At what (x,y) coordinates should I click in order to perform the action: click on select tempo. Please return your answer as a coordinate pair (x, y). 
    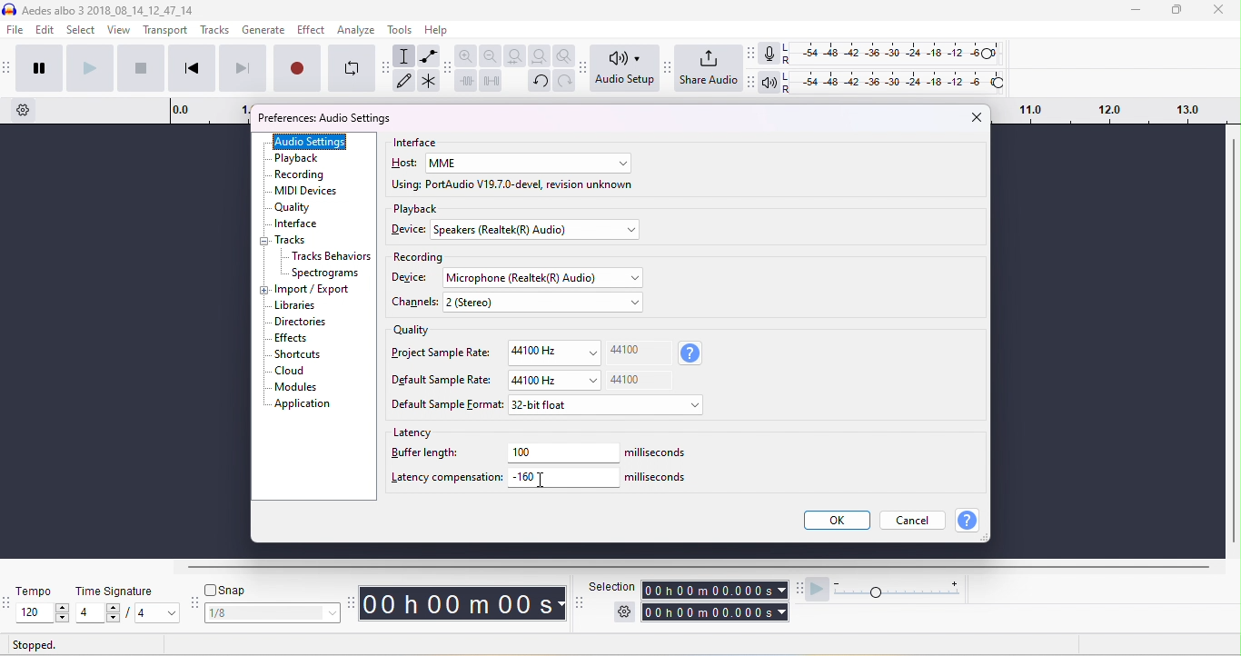
    Looking at the image, I should click on (42, 613).